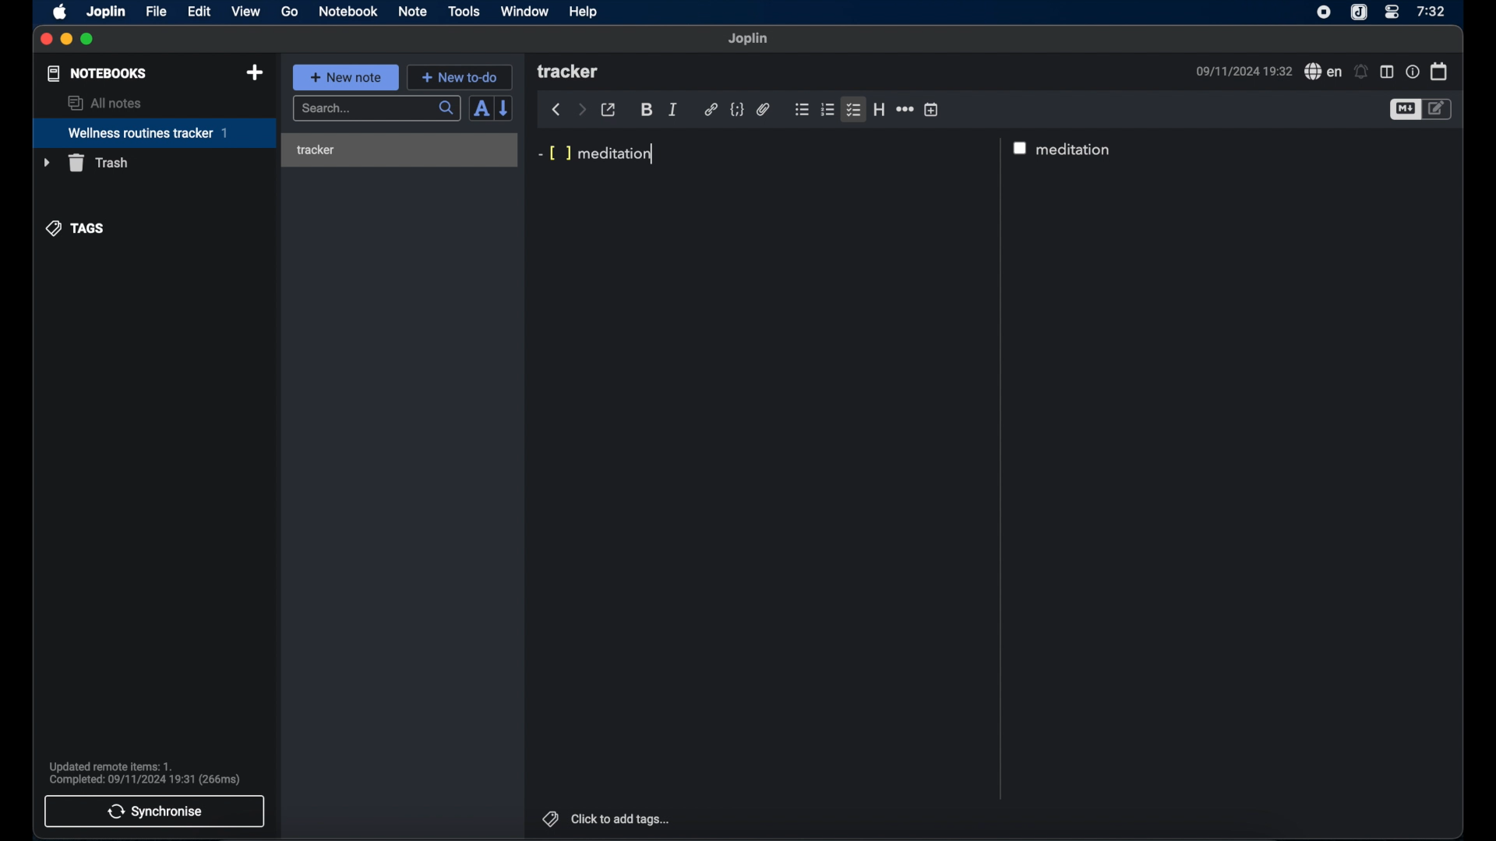  I want to click on numbered list, so click(828, 110).